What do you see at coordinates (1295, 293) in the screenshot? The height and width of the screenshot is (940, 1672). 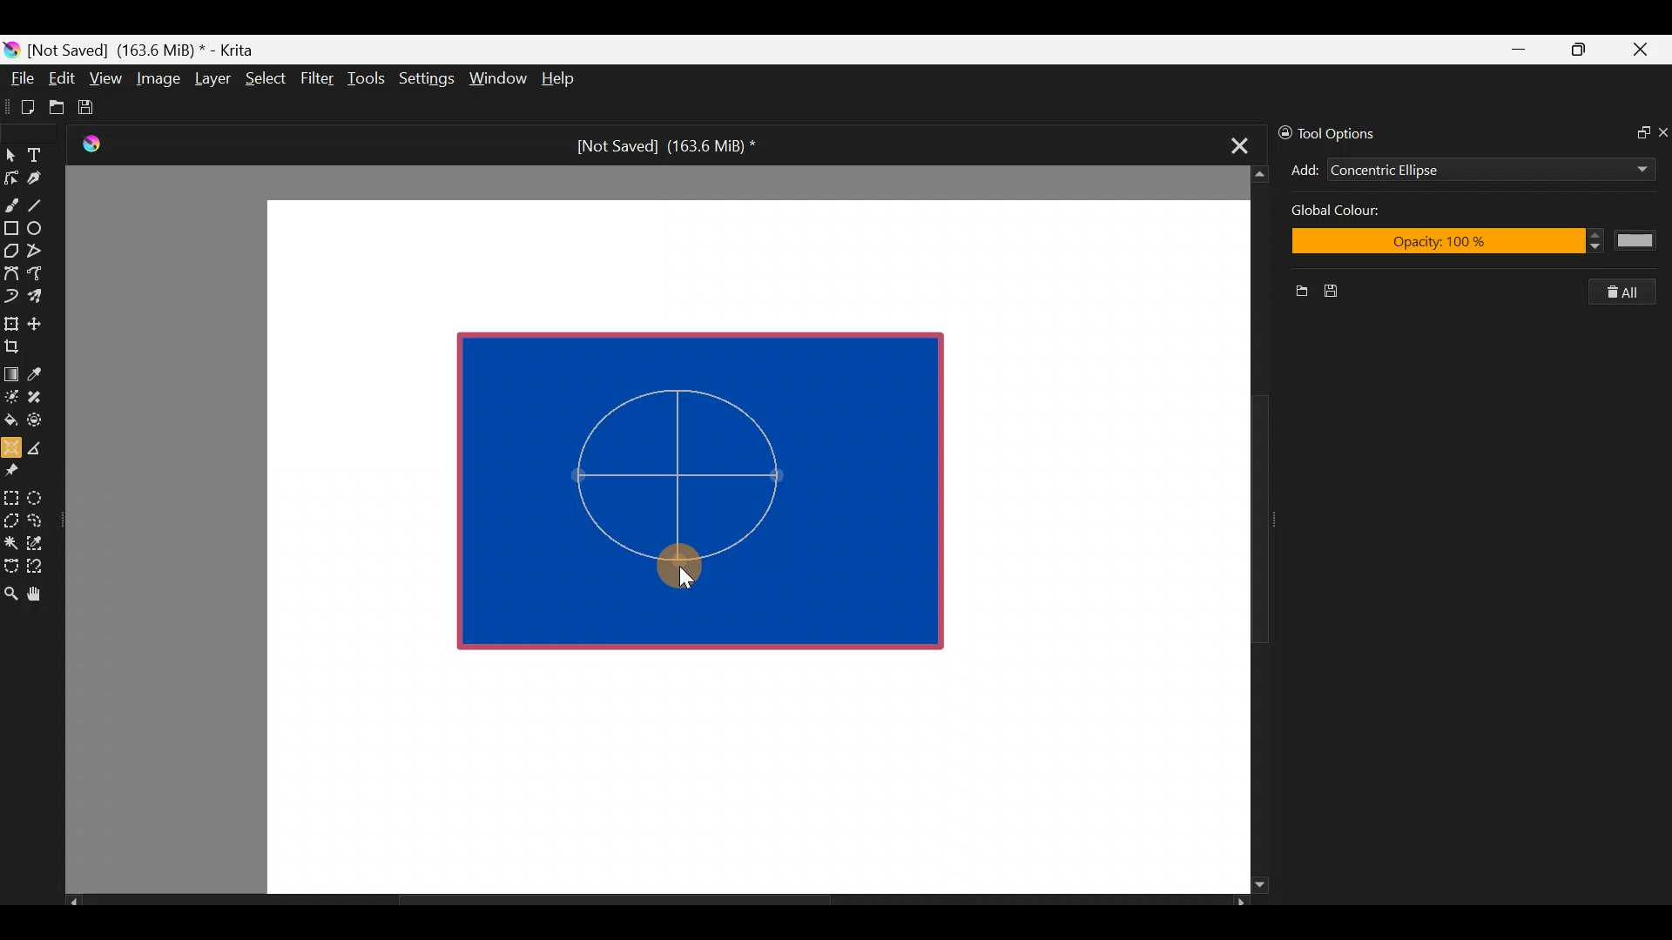 I see `New` at bounding box center [1295, 293].